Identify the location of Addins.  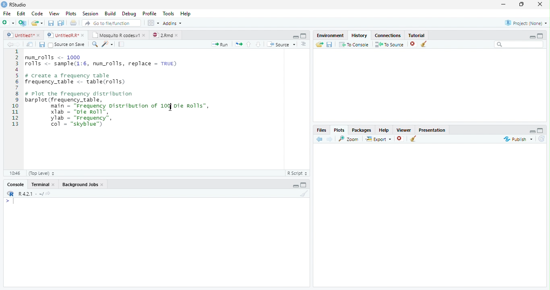
(174, 23).